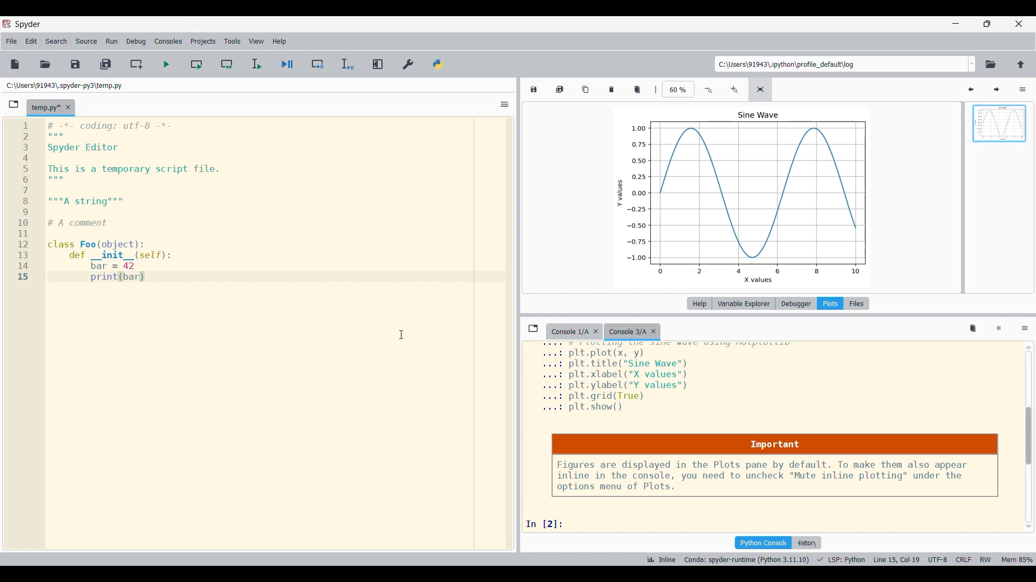 This screenshot has width=1036, height=582. What do you see at coordinates (232, 41) in the screenshot?
I see `Tools men` at bounding box center [232, 41].